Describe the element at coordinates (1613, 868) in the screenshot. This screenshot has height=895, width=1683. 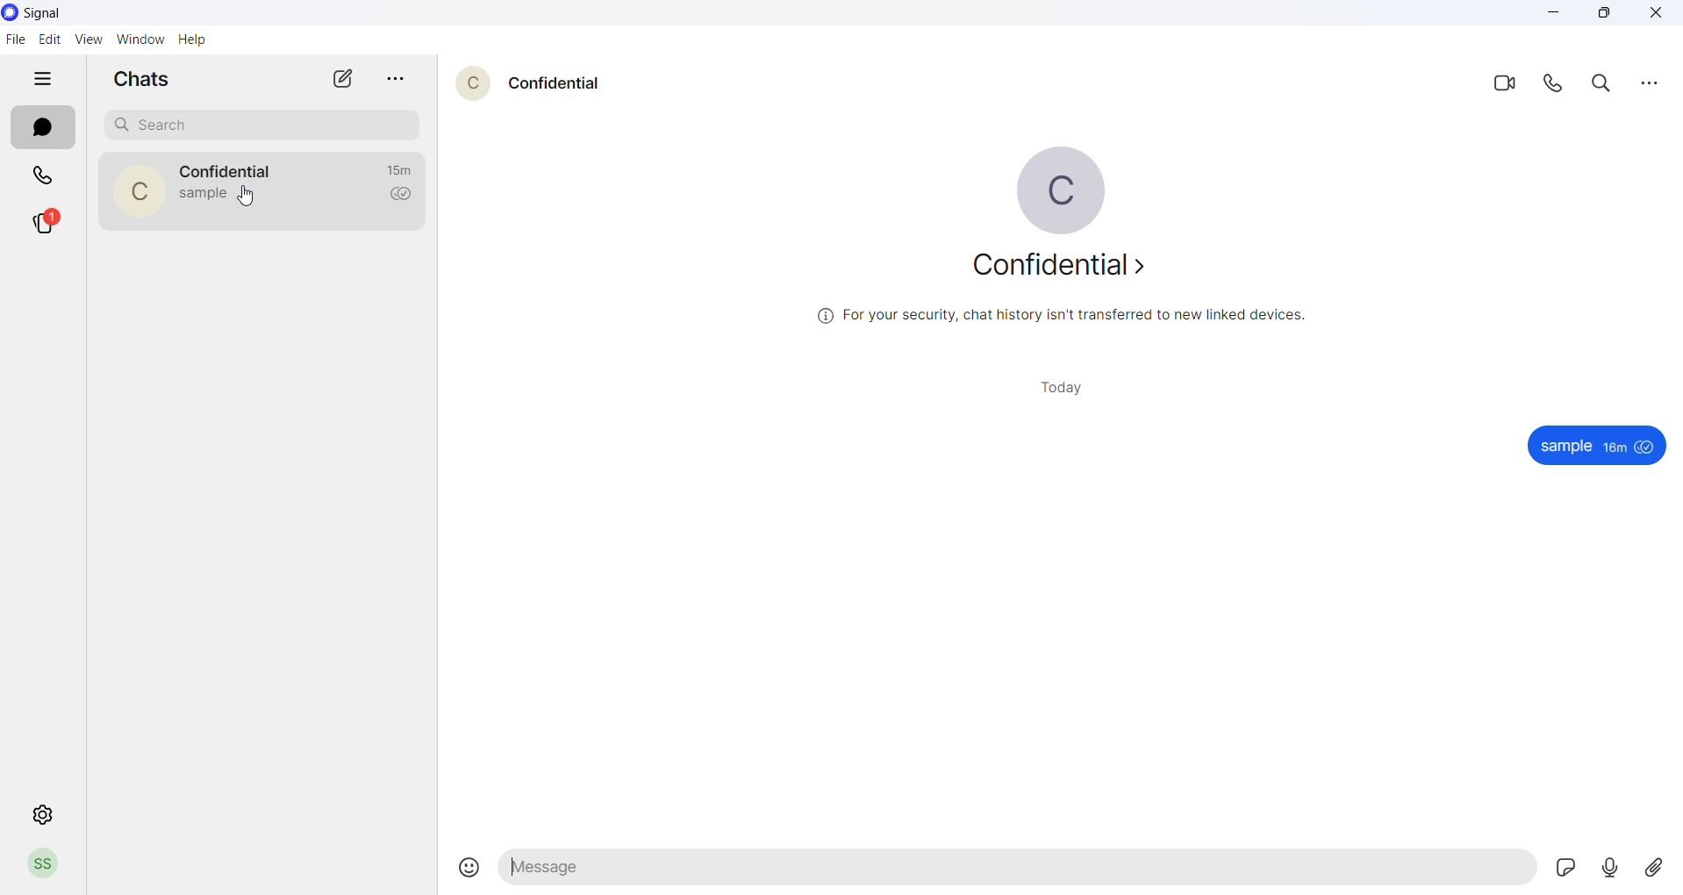
I see `send voice note` at that location.